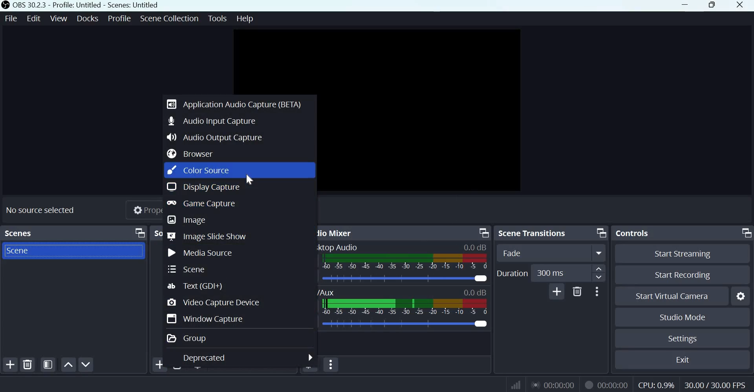 The image size is (754, 392). Describe the element at coordinates (514, 385) in the screenshot. I see `Connection Status Indicator` at that location.